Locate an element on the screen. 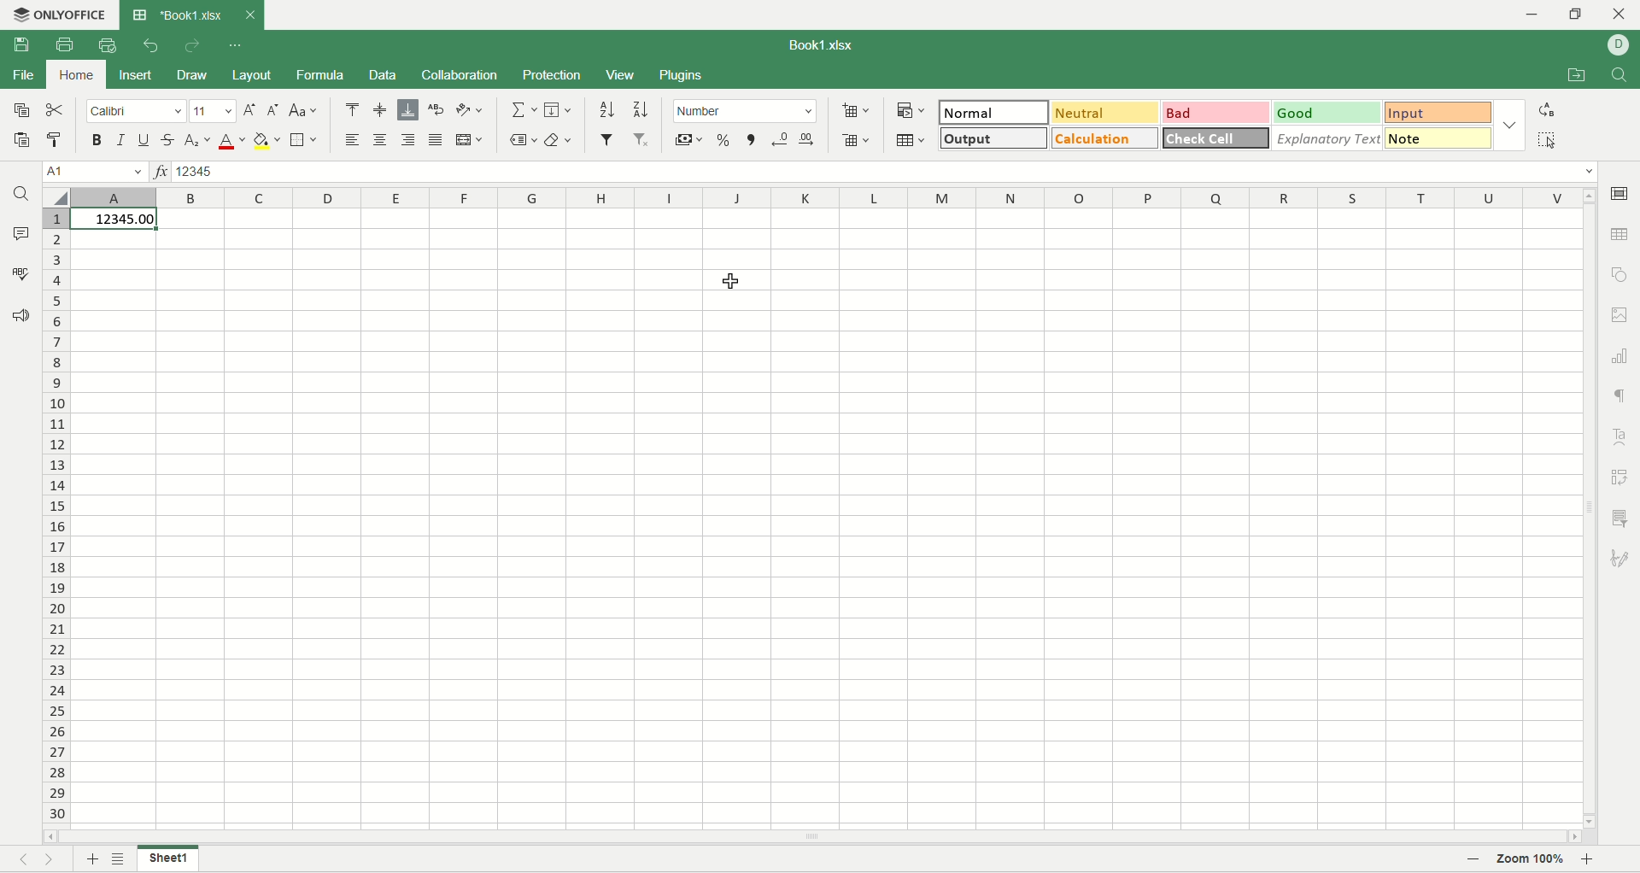 The width and height of the screenshot is (1640, 873). slicer settings is located at coordinates (1624, 520).